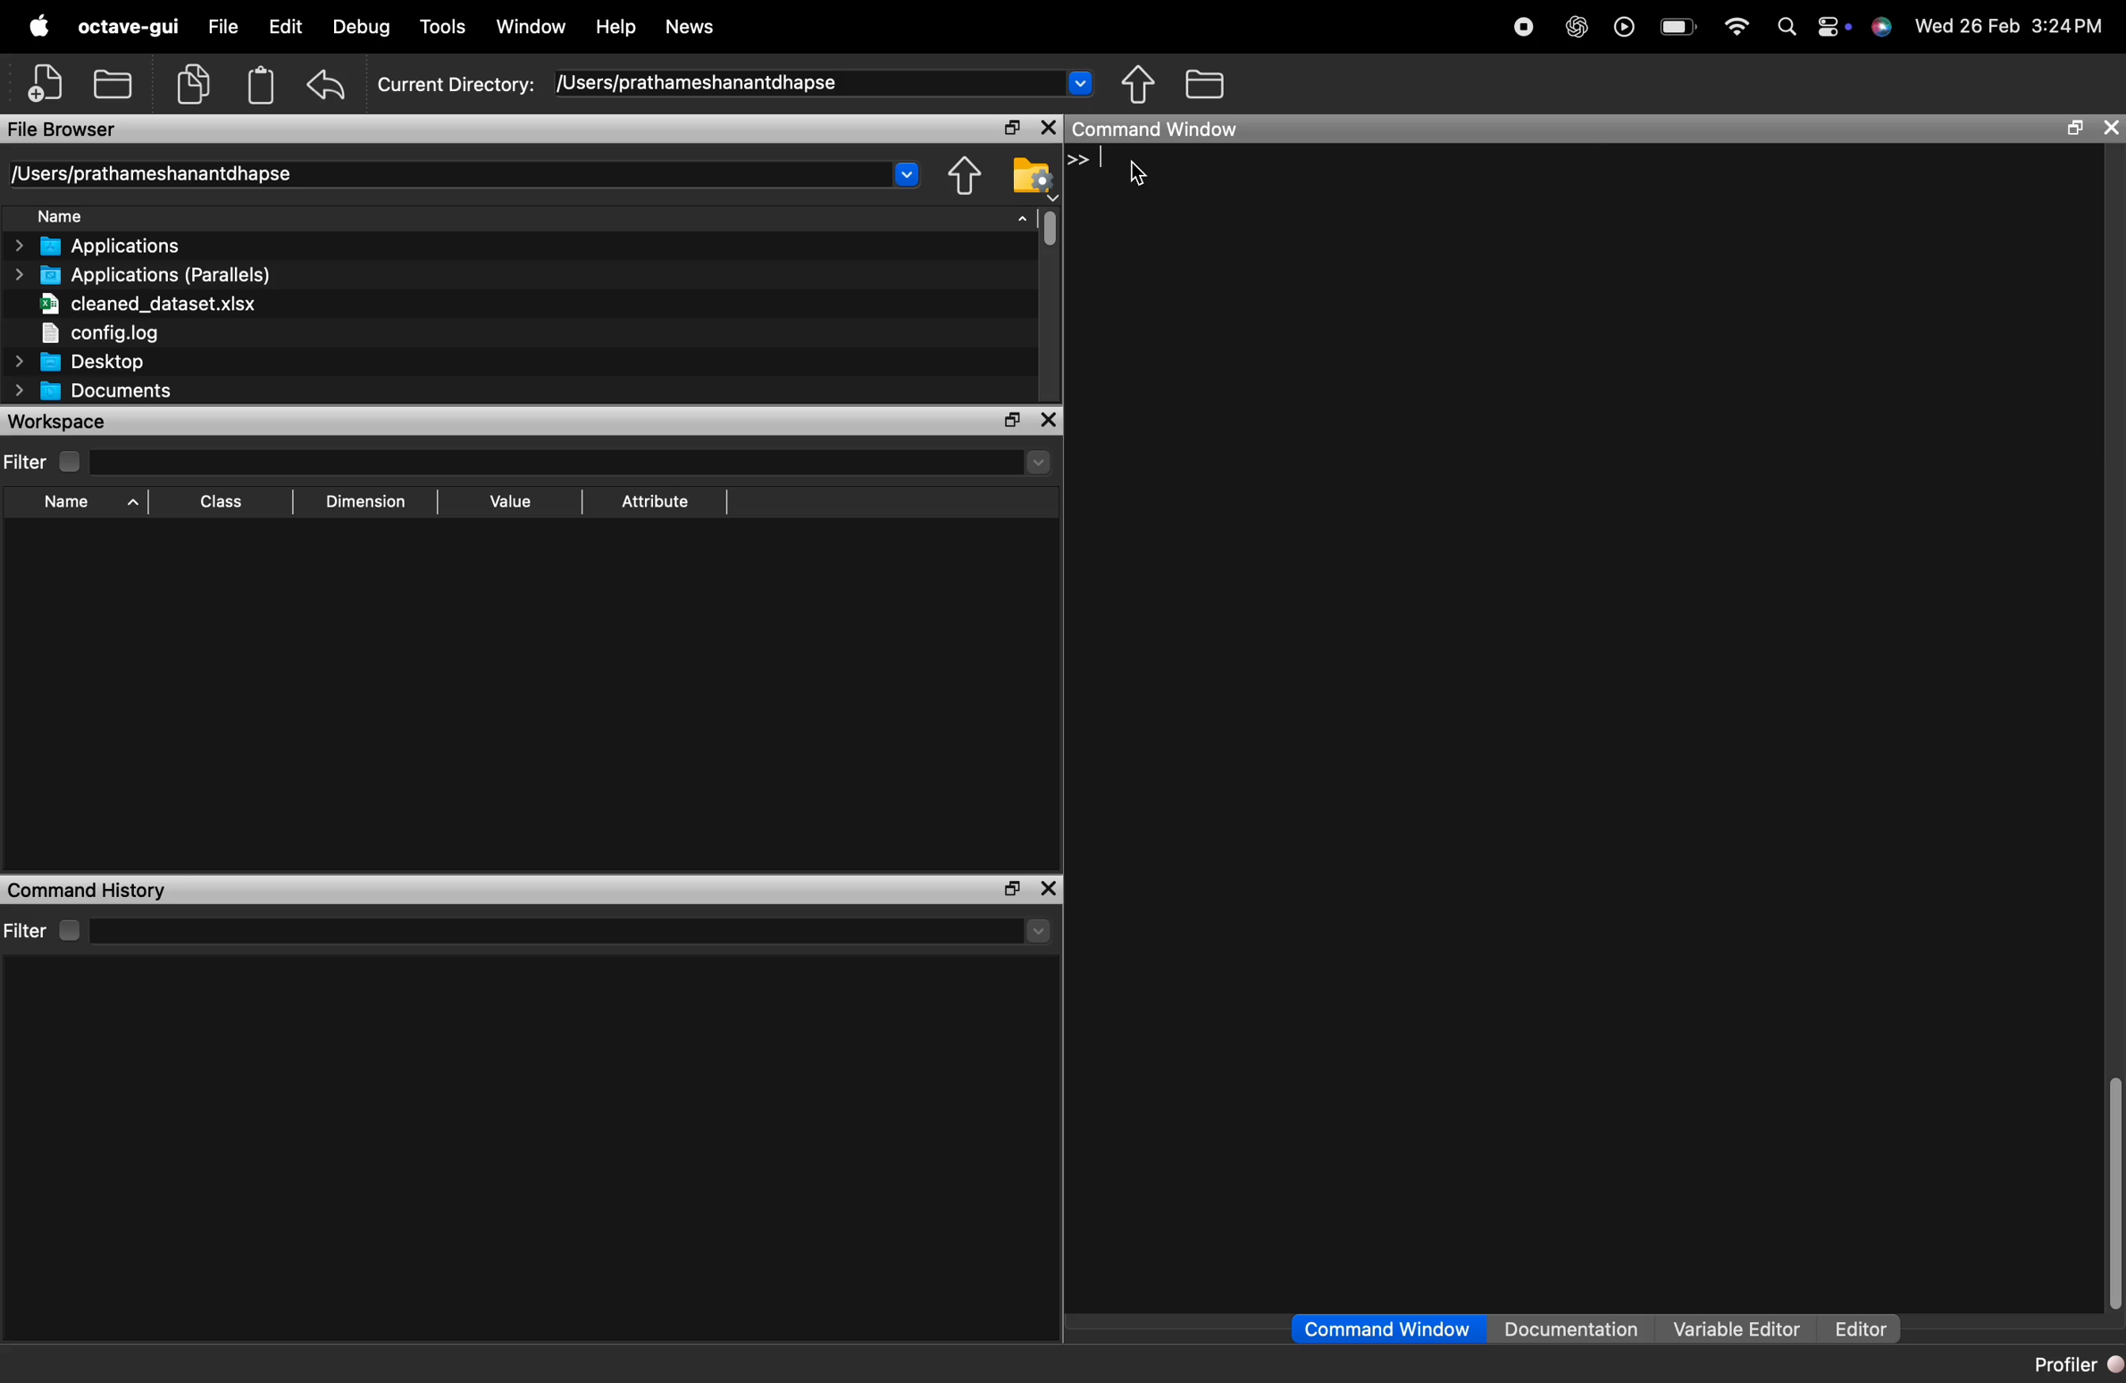 This screenshot has height=1383, width=2126. What do you see at coordinates (283, 29) in the screenshot?
I see `Edit` at bounding box center [283, 29].